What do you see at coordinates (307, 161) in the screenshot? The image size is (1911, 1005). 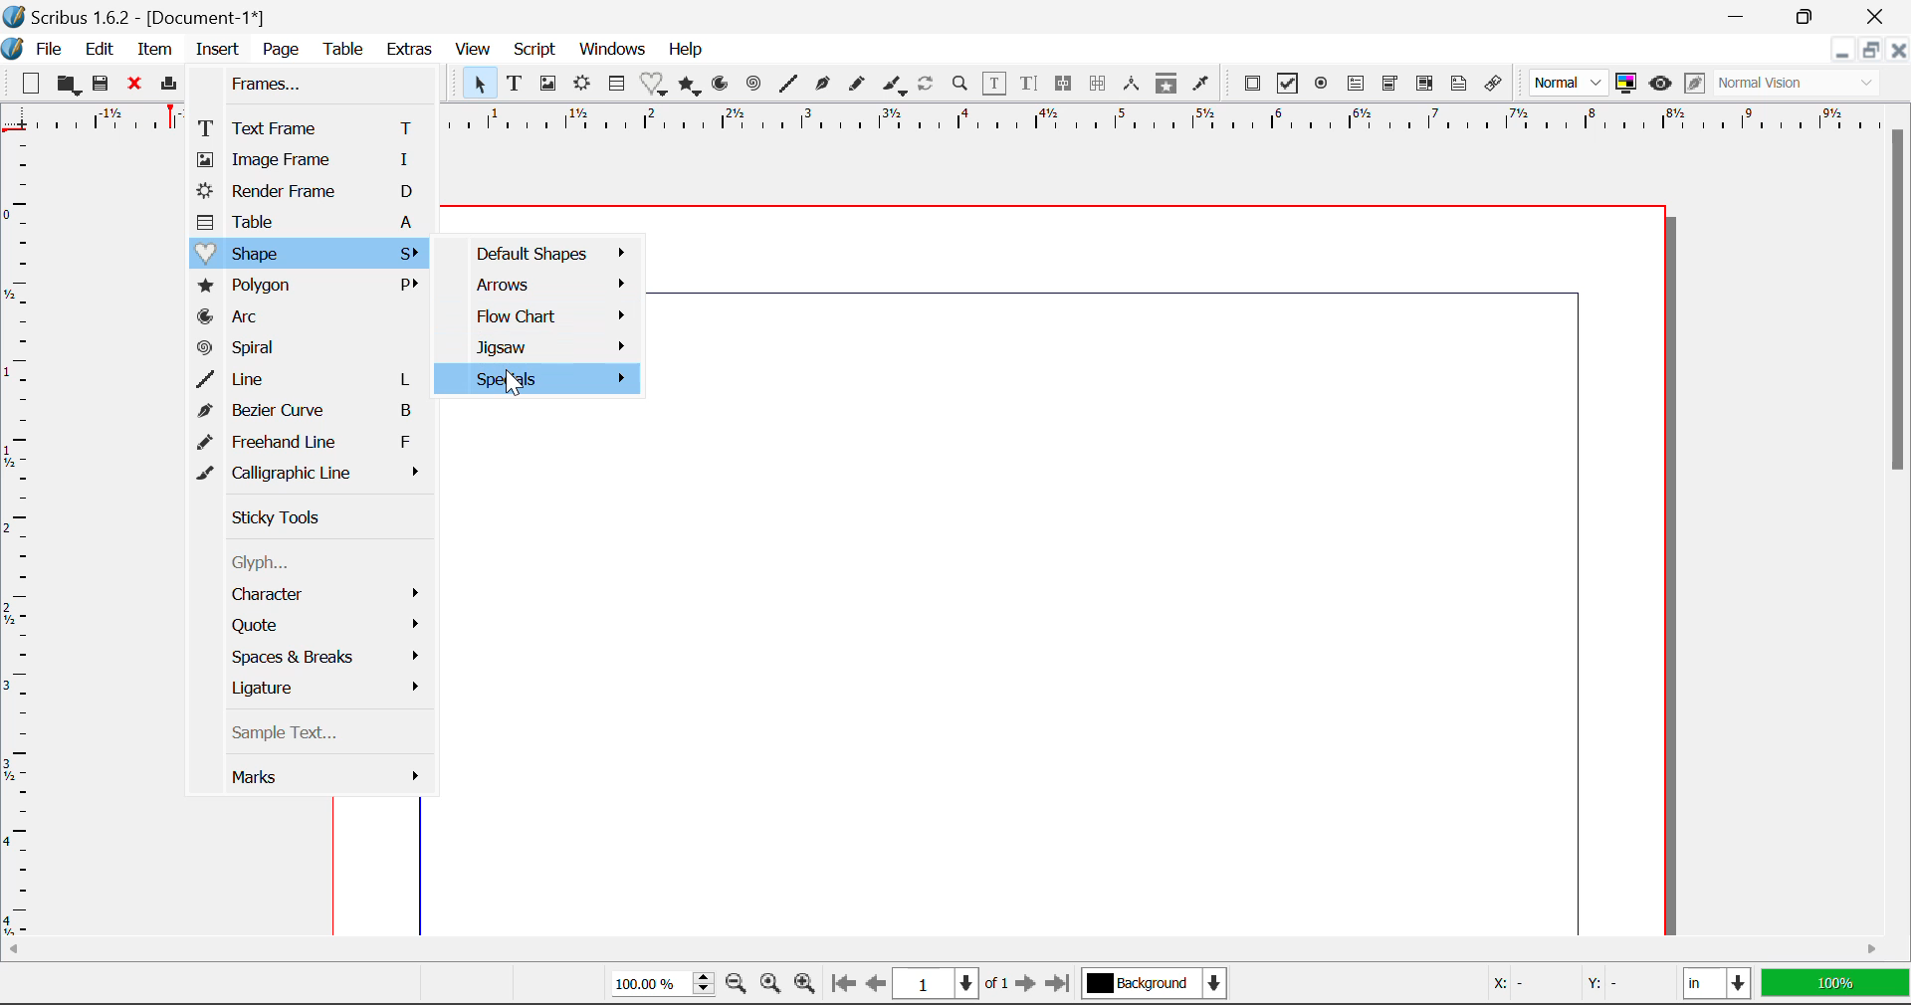 I see `Image Frame` at bounding box center [307, 161].